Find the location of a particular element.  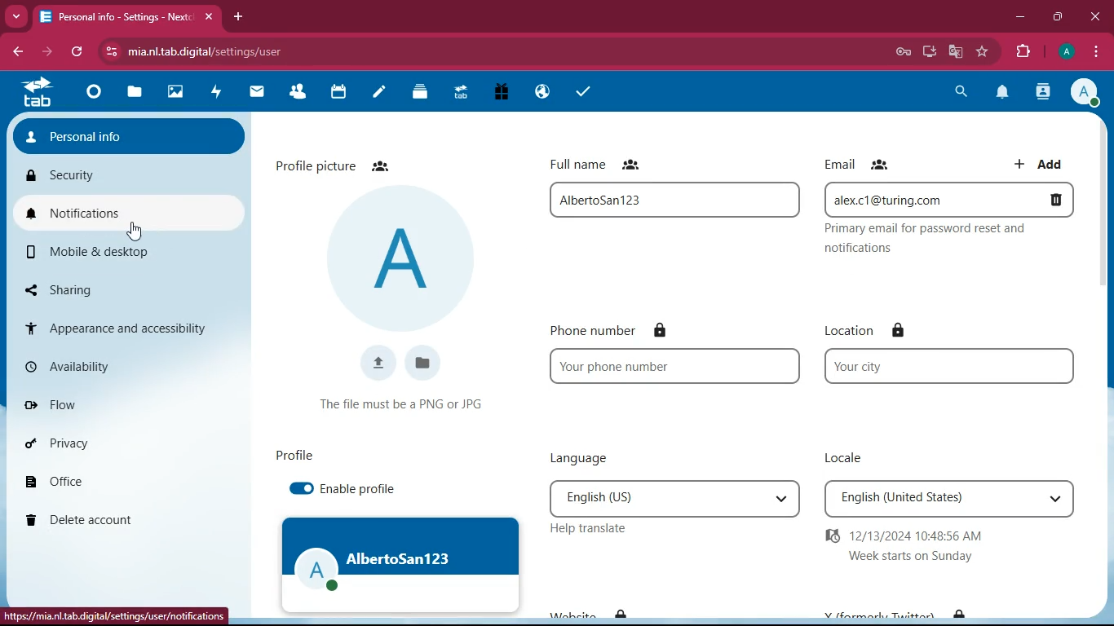

install app is located at coordinates (929, 51).